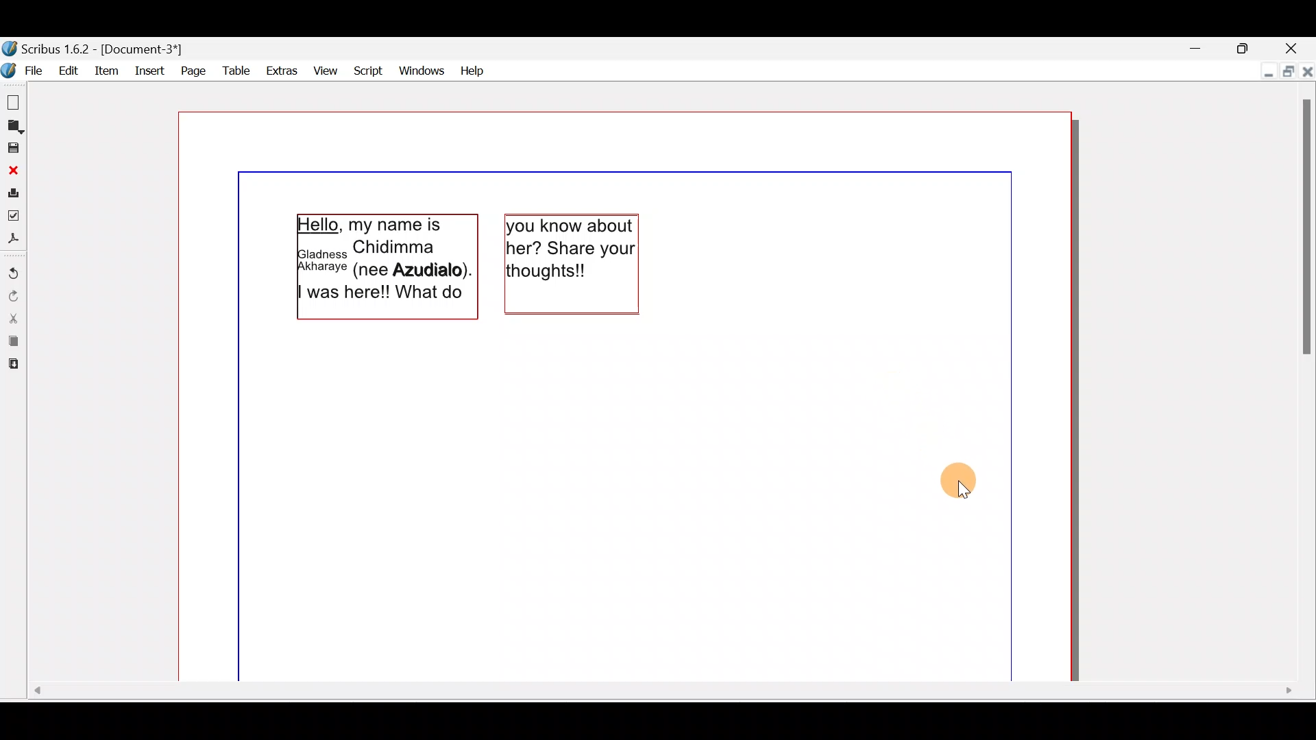 Image resolution: width=1316 pixels, height=740 pixels. I want to click on Edit, so click(69, 71).